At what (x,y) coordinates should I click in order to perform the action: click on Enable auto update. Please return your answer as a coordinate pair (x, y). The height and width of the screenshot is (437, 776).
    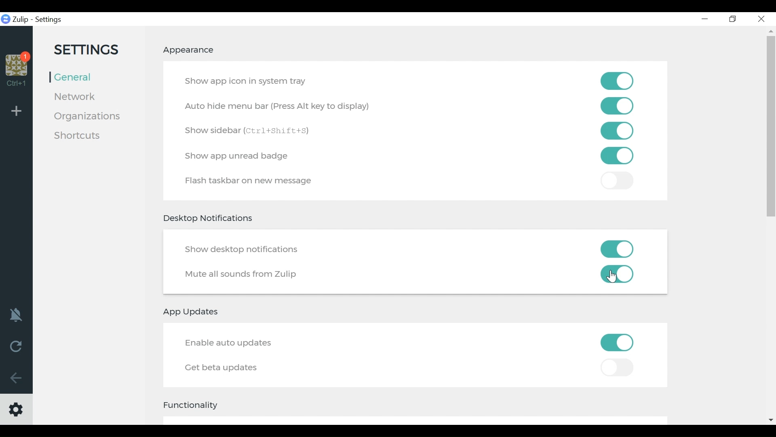
    Looking at the image, I should click on (232, 344).